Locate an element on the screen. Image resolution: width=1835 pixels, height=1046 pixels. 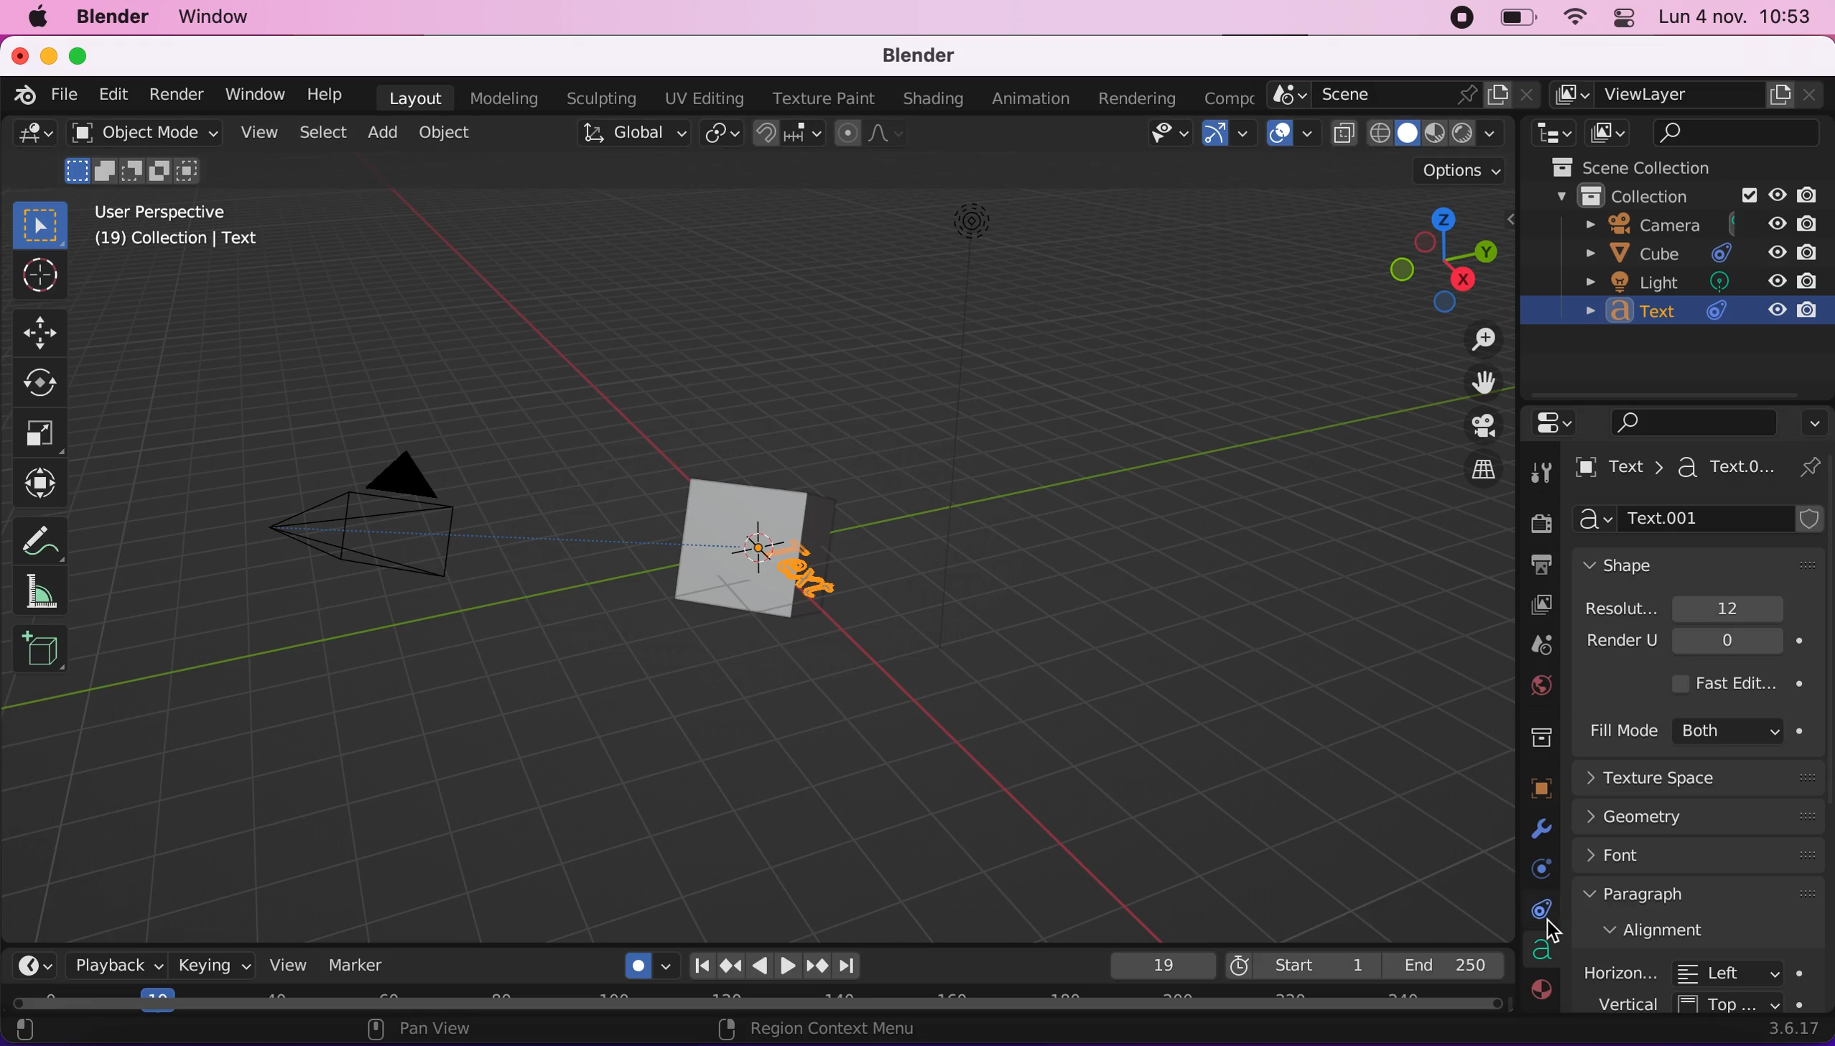
shape is located at coordinates (1696, 565).